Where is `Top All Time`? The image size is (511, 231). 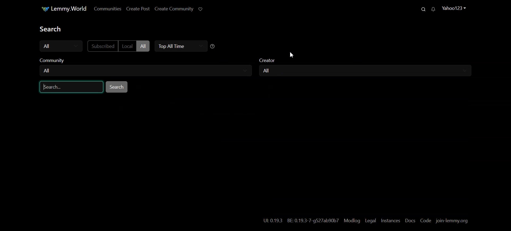
Top All Time is located at coordinates (180, 46).